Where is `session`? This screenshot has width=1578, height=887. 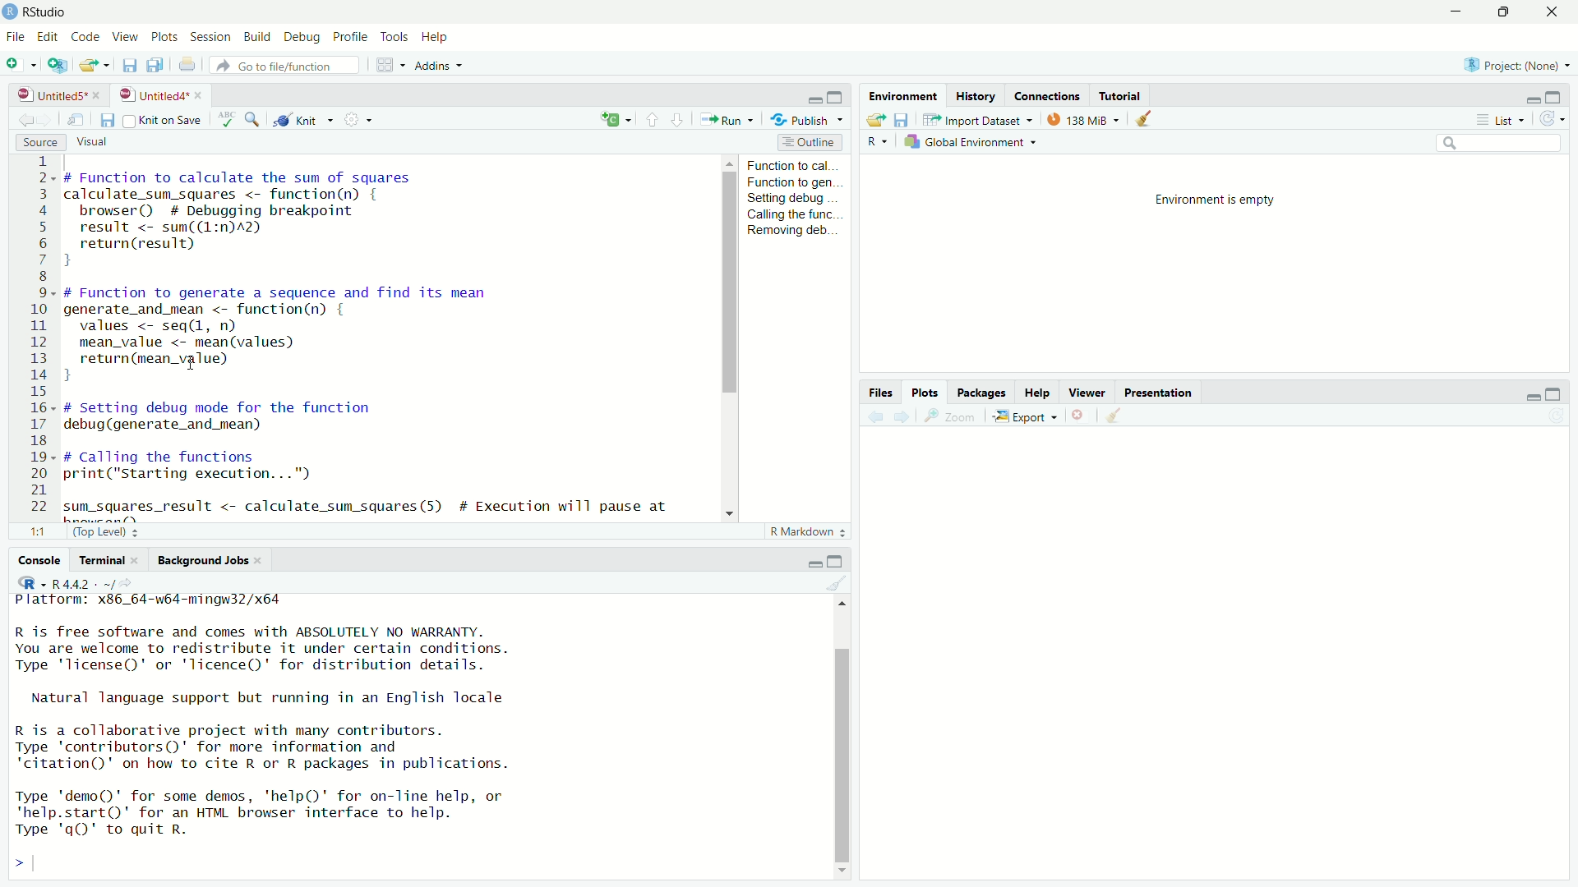
session is located at coordinates (210, 35).